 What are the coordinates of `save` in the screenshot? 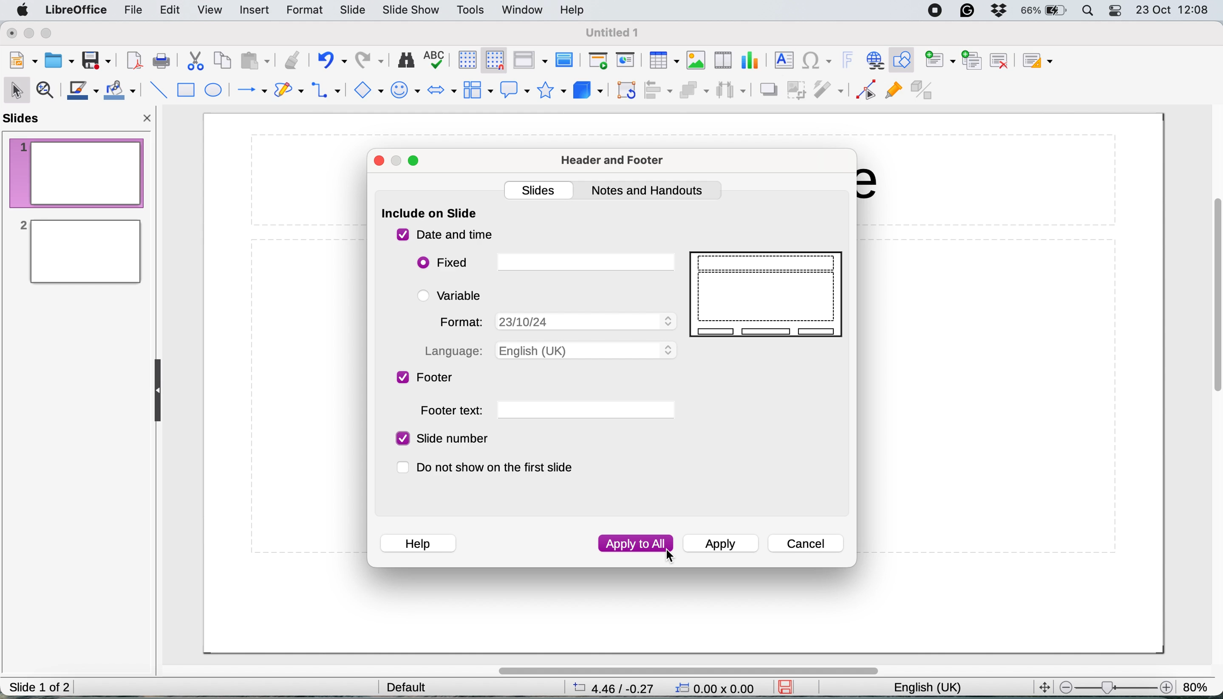 It's located at (97, 60).